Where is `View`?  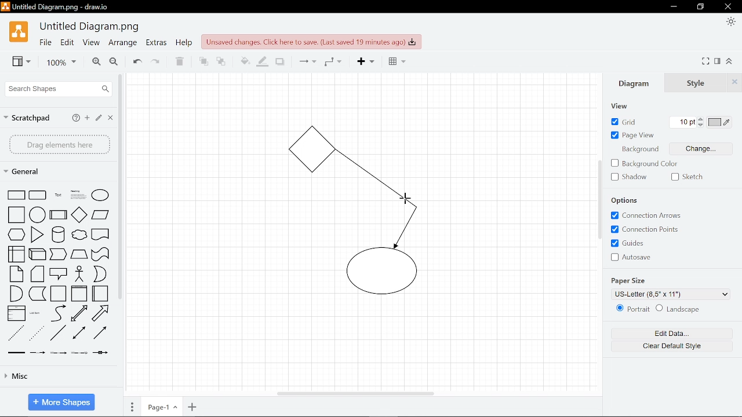
View is located at coordinates (17, 63).